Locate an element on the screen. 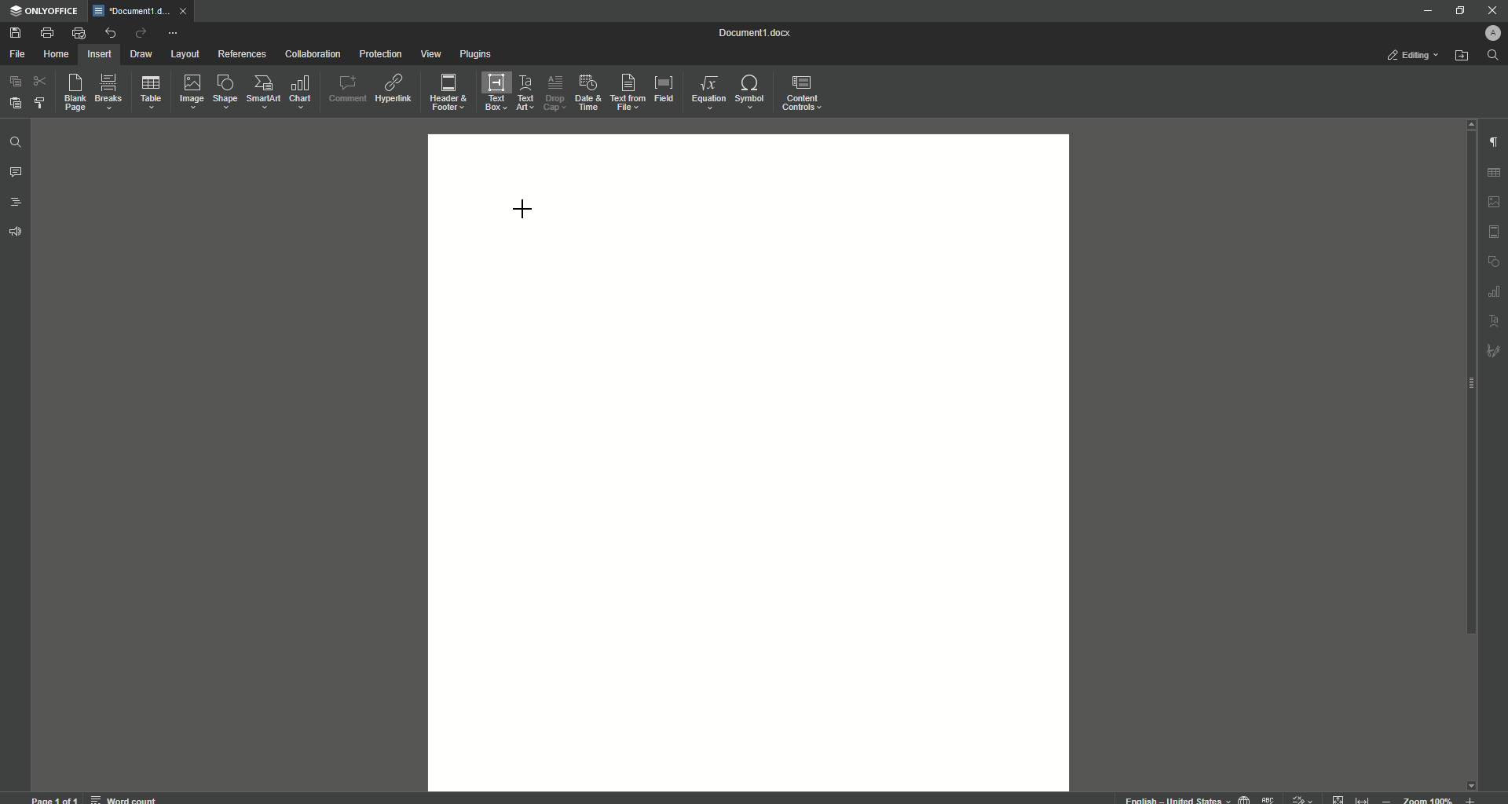  Shape is located at coordinates (223, 91).